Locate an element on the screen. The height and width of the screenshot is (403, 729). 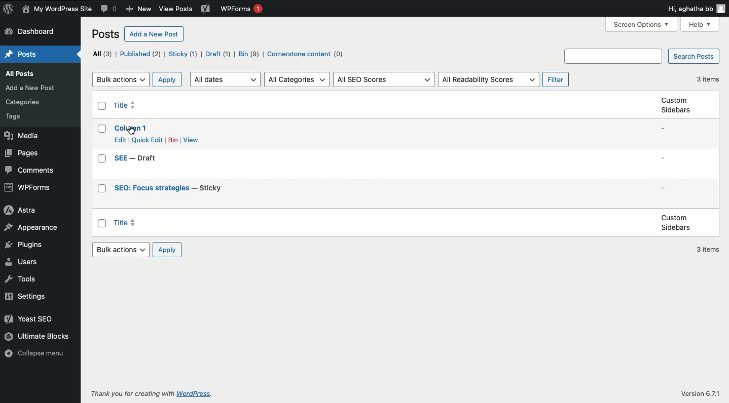
Thank you for creating with is located at coordinates (132, 393).